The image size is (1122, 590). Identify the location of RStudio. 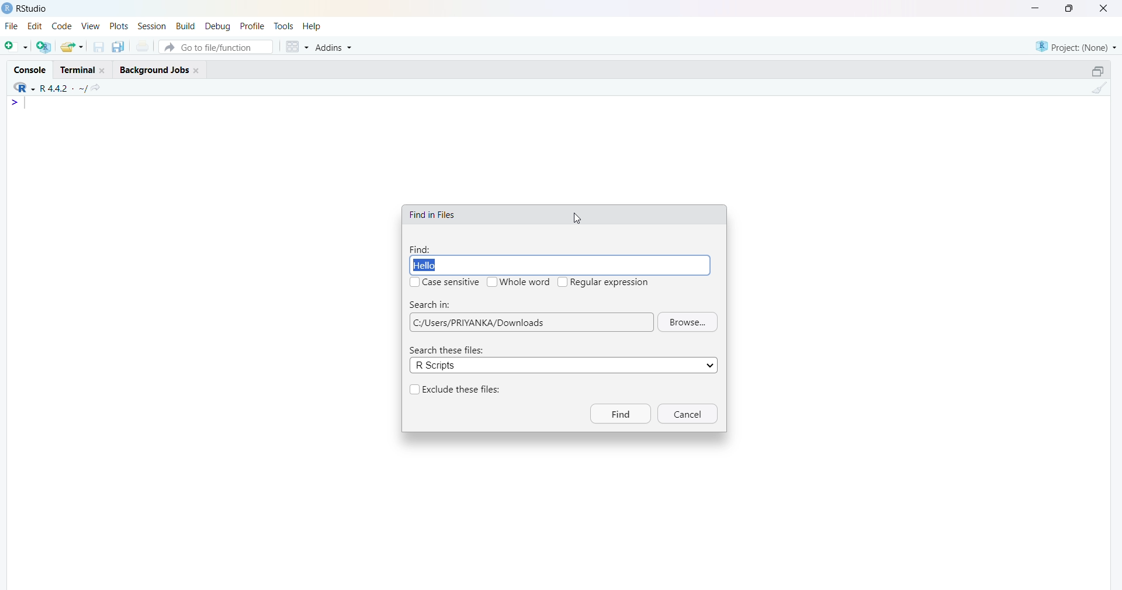
(32, 9).